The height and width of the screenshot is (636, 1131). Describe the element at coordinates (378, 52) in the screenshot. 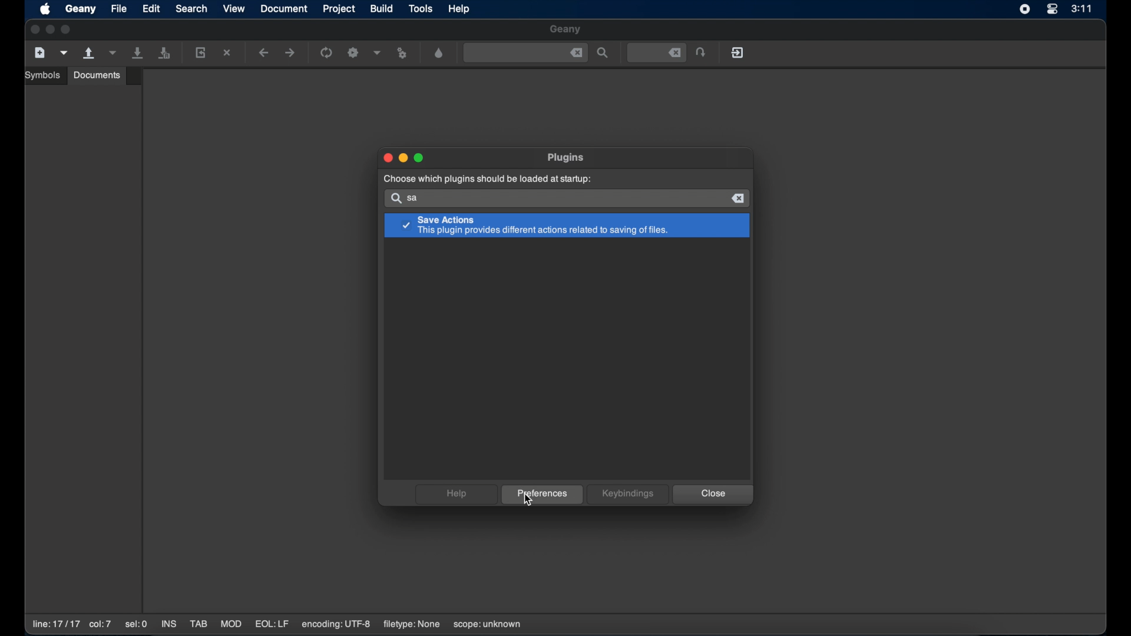

I see `choose more build options` at that location.